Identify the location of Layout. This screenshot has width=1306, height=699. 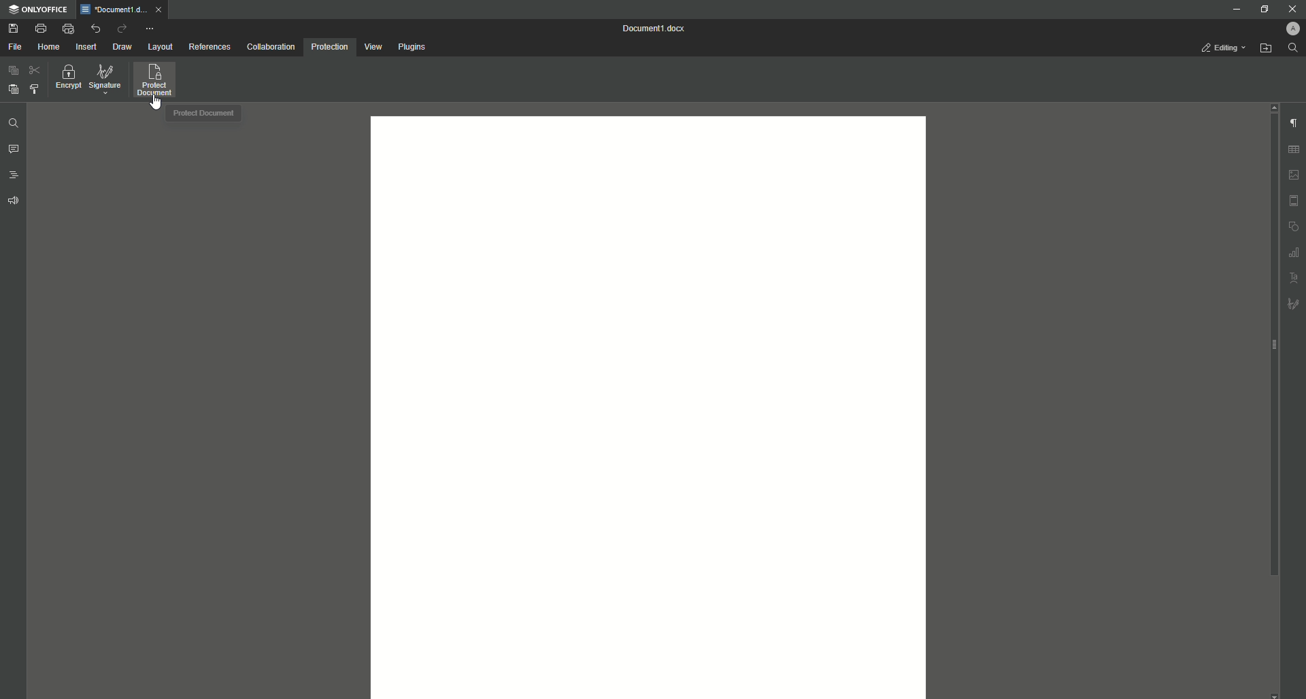
(158, 47).